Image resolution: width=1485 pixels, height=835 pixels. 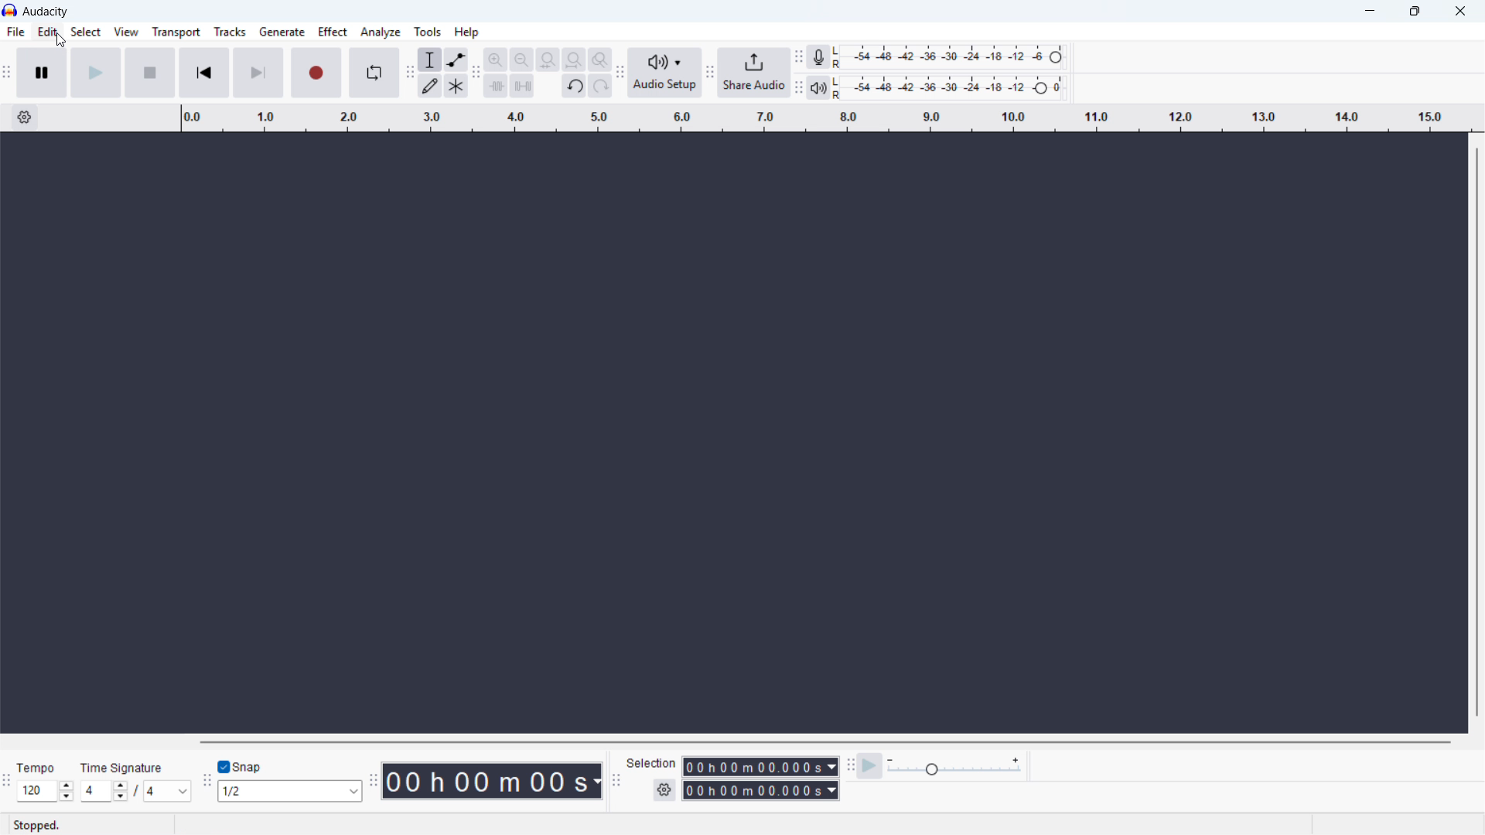 What do you see at coordinates (1369, 12) in the screenshot?
I see `minimize` at bounding box center [1369, 12].